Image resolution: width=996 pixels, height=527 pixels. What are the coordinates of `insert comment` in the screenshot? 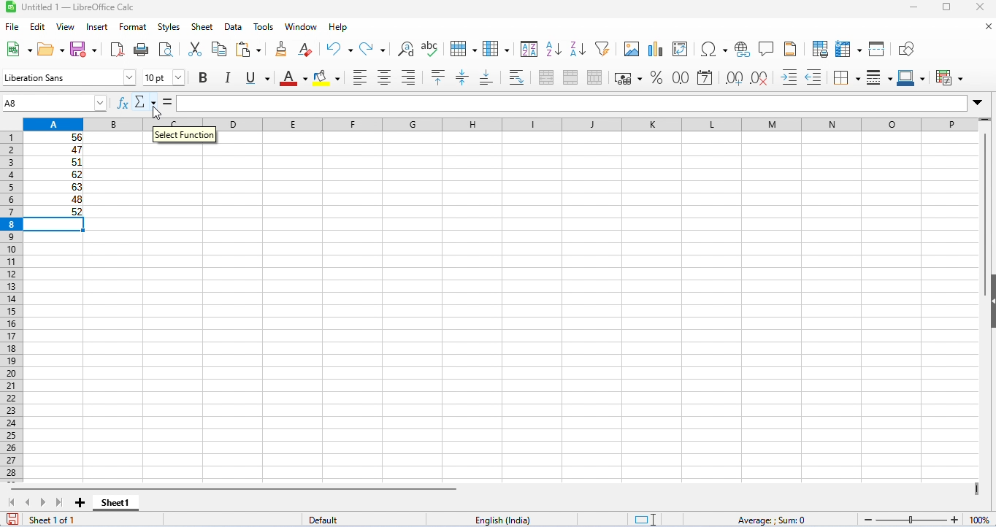 It's located at (767, 49).